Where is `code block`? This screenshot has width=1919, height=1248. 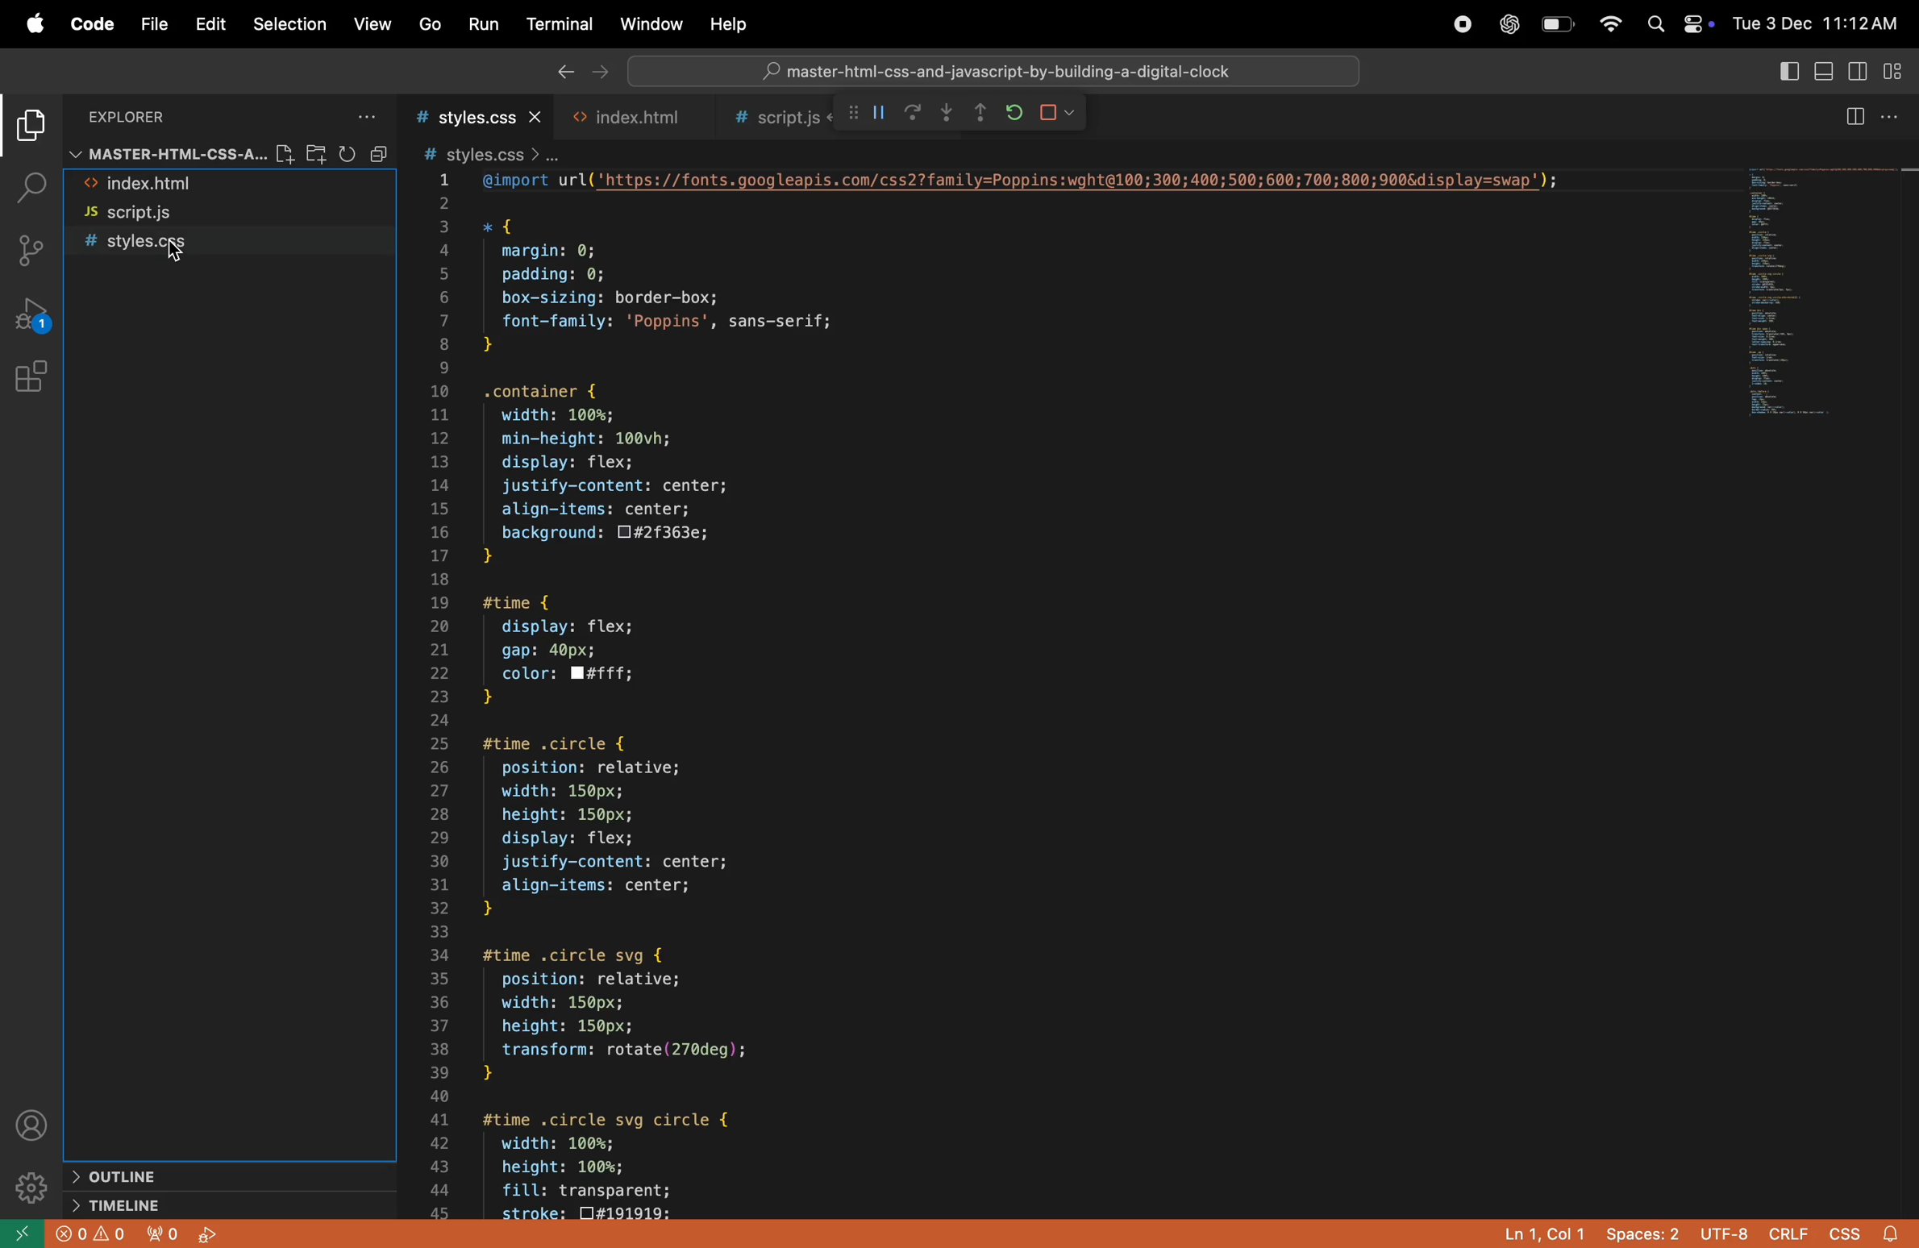 code block is located at coordinates (1045, 695).